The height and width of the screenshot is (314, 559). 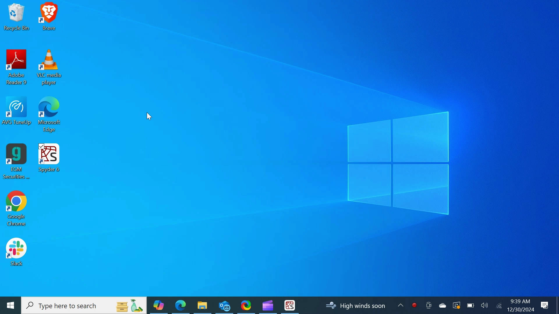 I want to click on Brave Desktop Icon, so click(x=49, y=18).